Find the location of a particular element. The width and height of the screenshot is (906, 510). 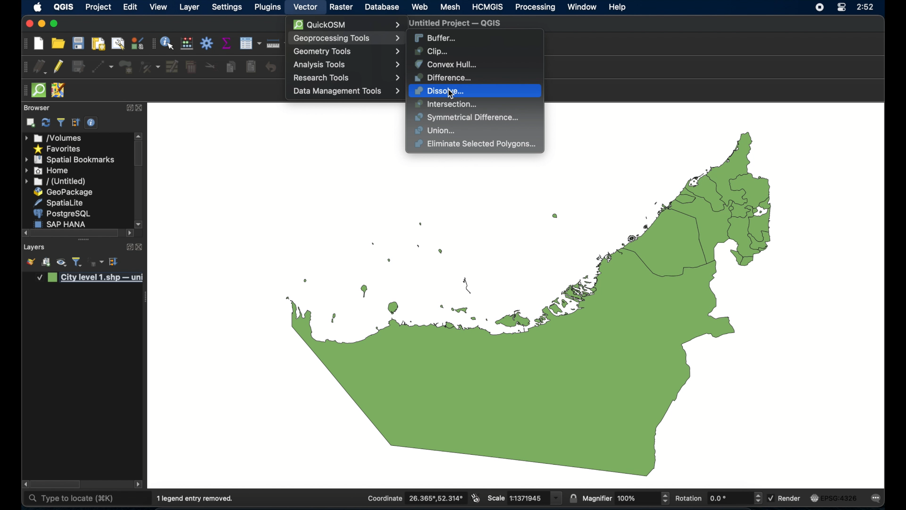

intersection is located at coordinates (446, 104).